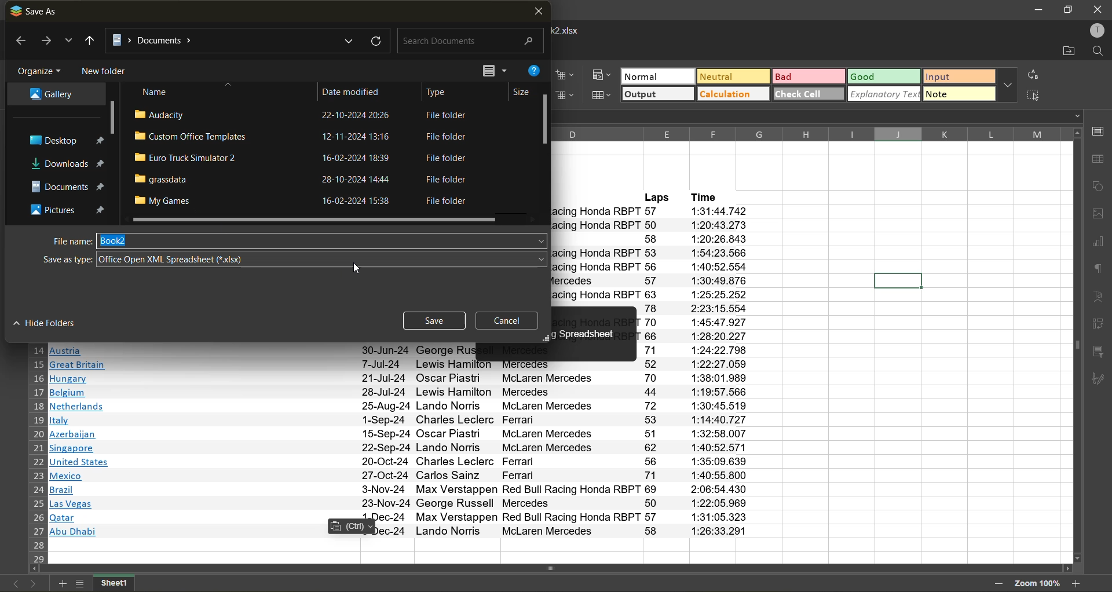  What do you see at coordinates (112, 118) in the screenshot?
I see `vertical scroll bar` at bounding box center [112, 118].